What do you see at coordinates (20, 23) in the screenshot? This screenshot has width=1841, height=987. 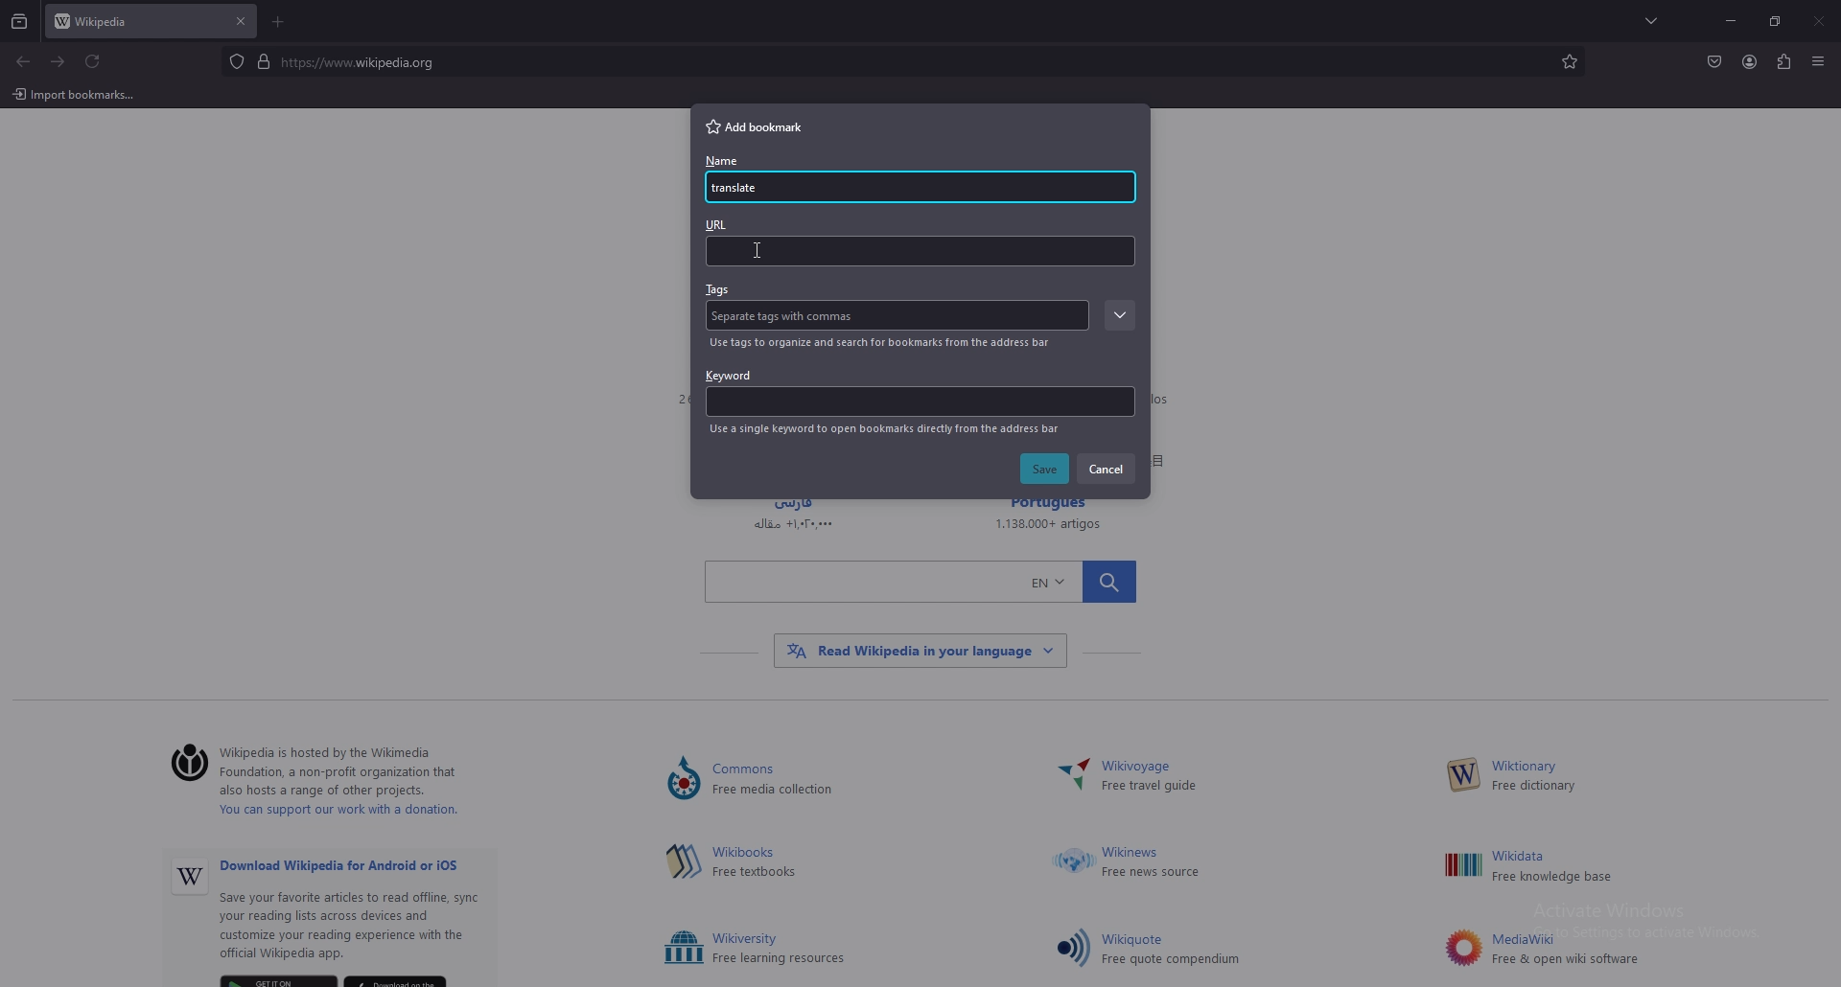 I see `recent browsing` at bounding box center [20, 23].